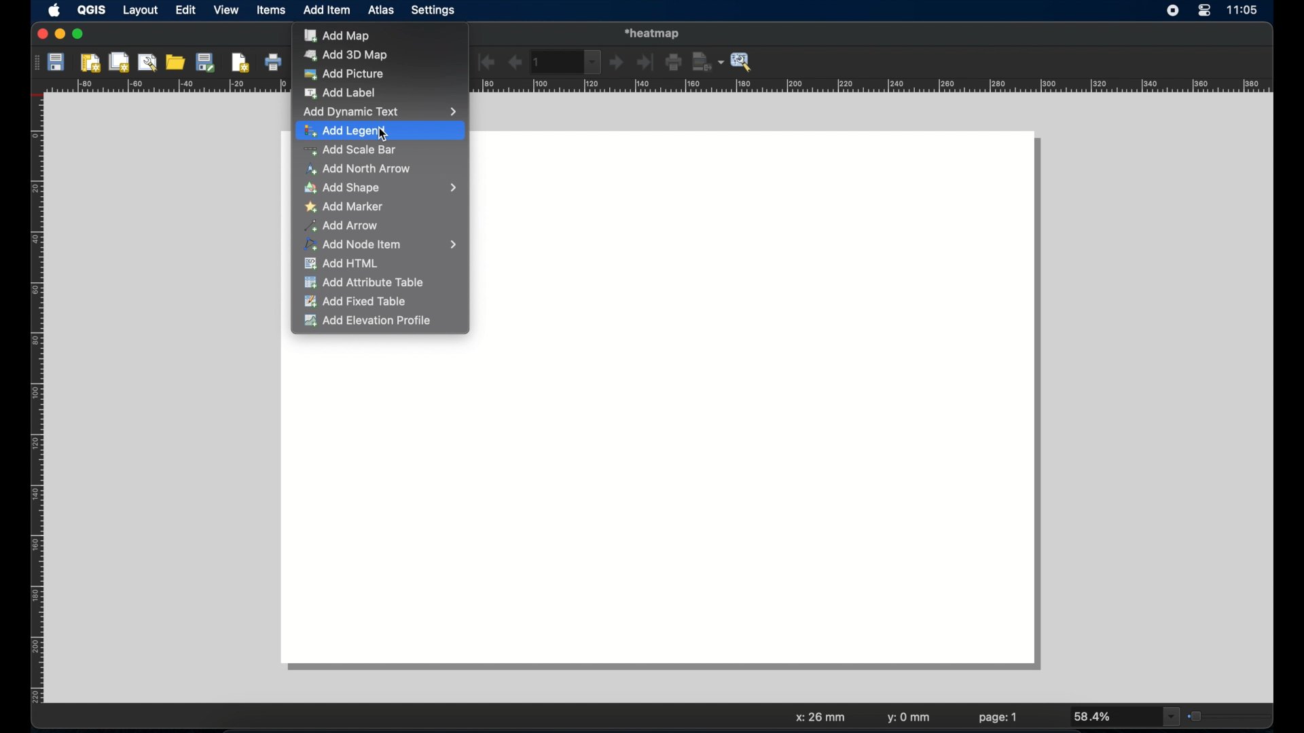  Describe the element at coordinates (360, 170) in the screenshot. I see `add north arrow` at that location.